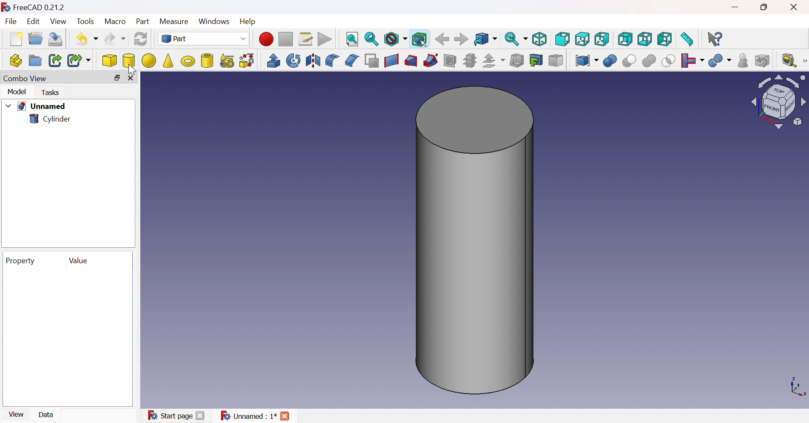 Image resolution: width=809 pixels, height=423 pixels. Describe the element at coordinates (789, 61) in the screenshot. I see `Measure liner` at that location.